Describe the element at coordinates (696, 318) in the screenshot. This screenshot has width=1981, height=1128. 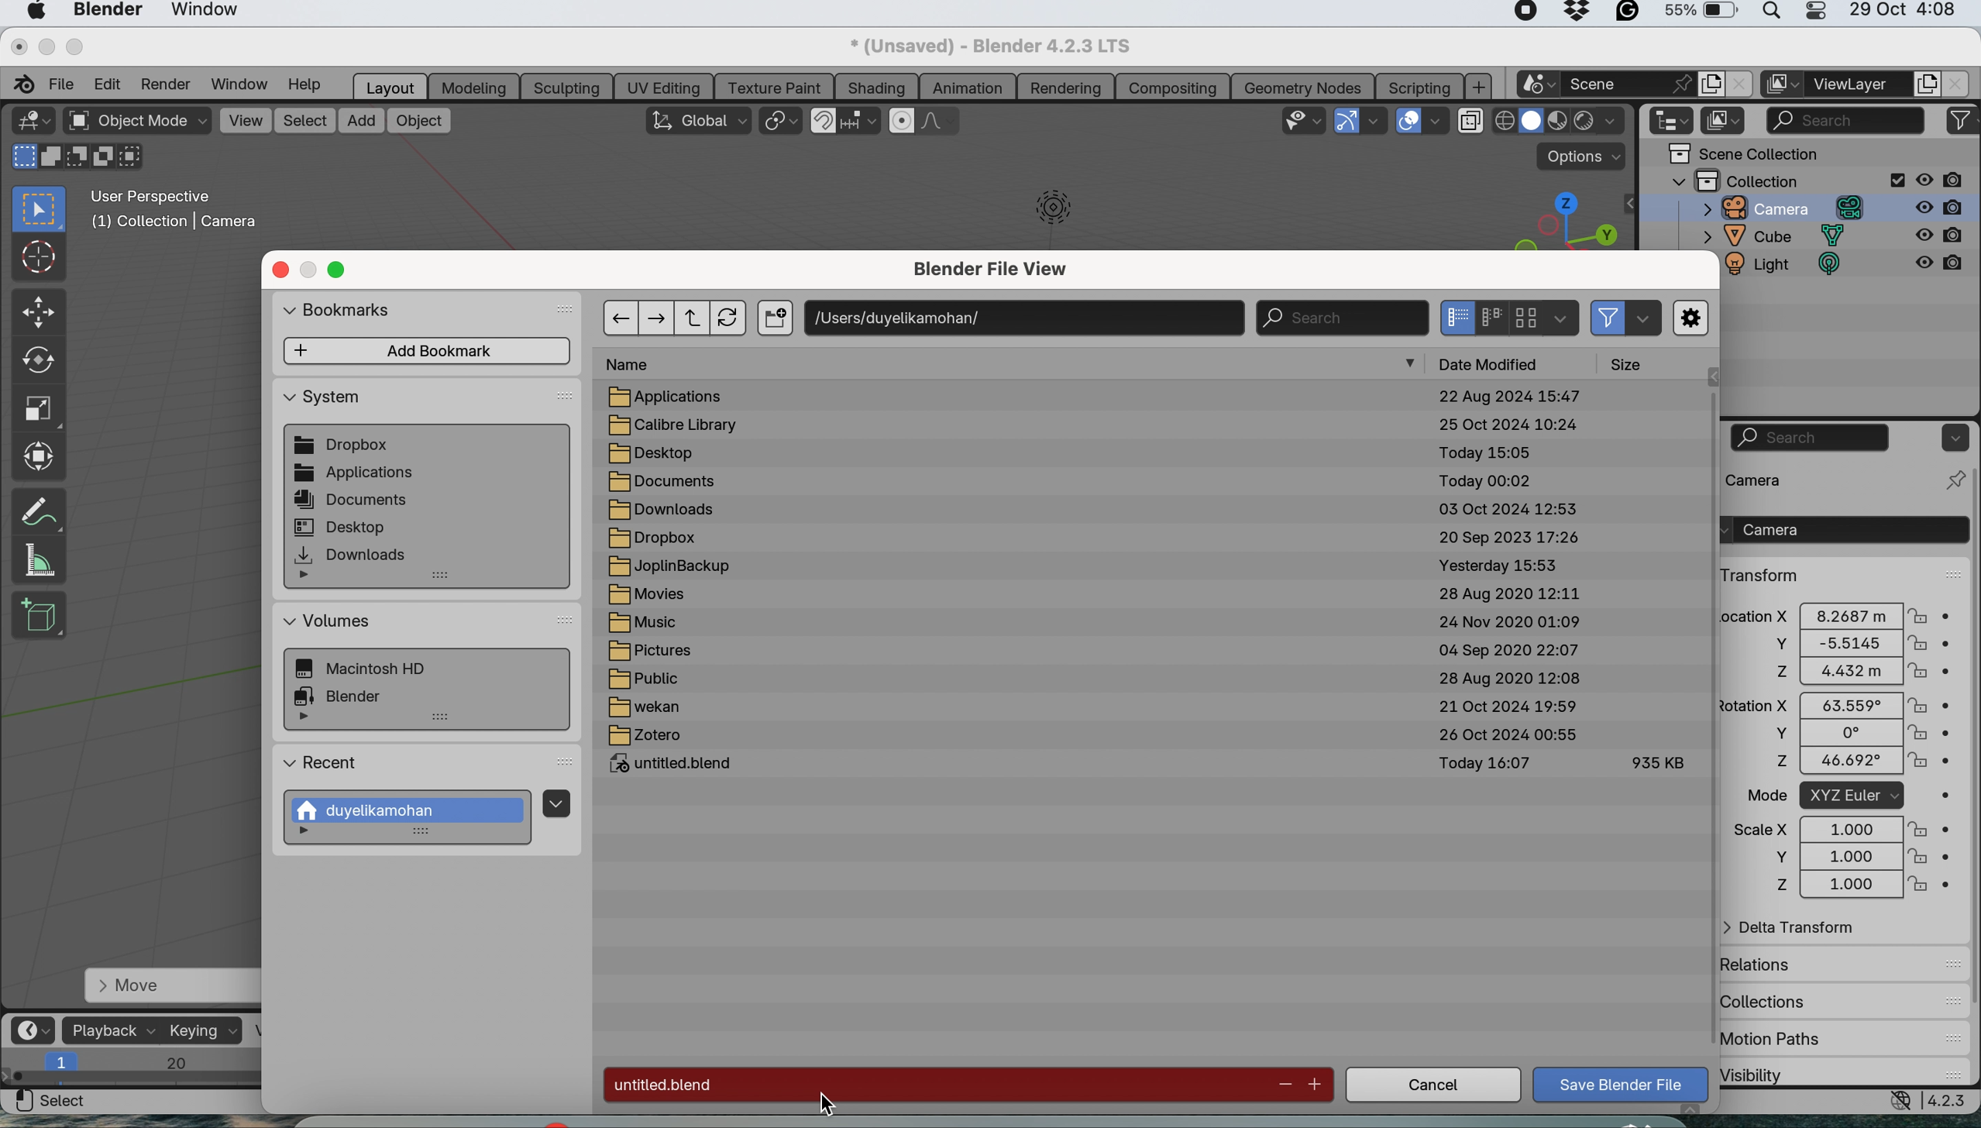
I see `parent directory` at that location.